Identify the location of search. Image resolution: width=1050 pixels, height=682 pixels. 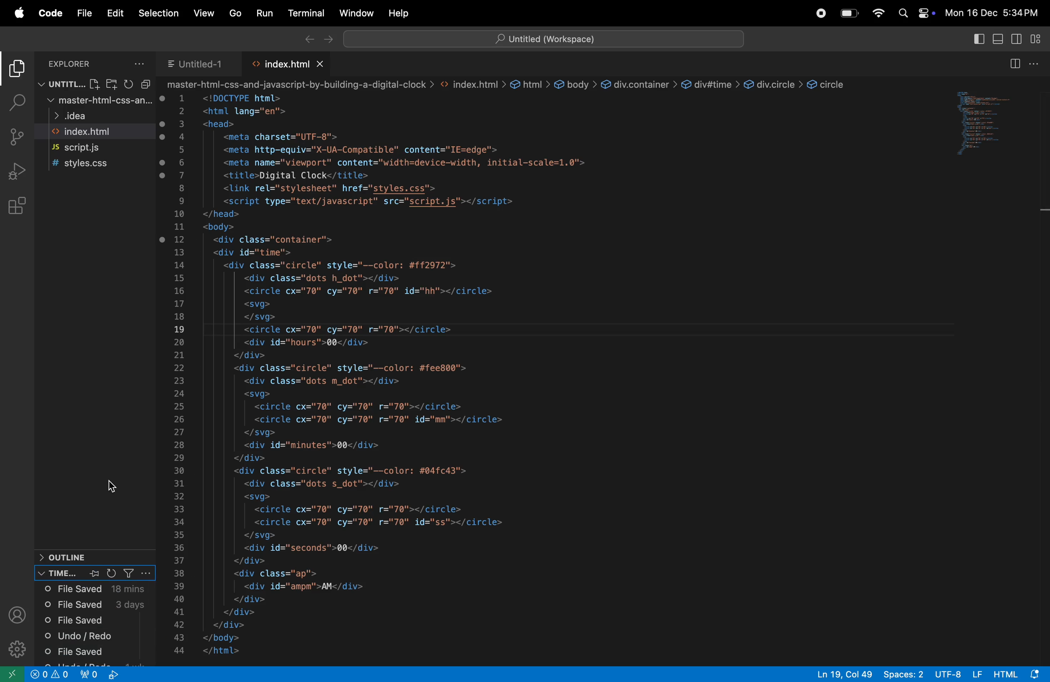
(19, 101).